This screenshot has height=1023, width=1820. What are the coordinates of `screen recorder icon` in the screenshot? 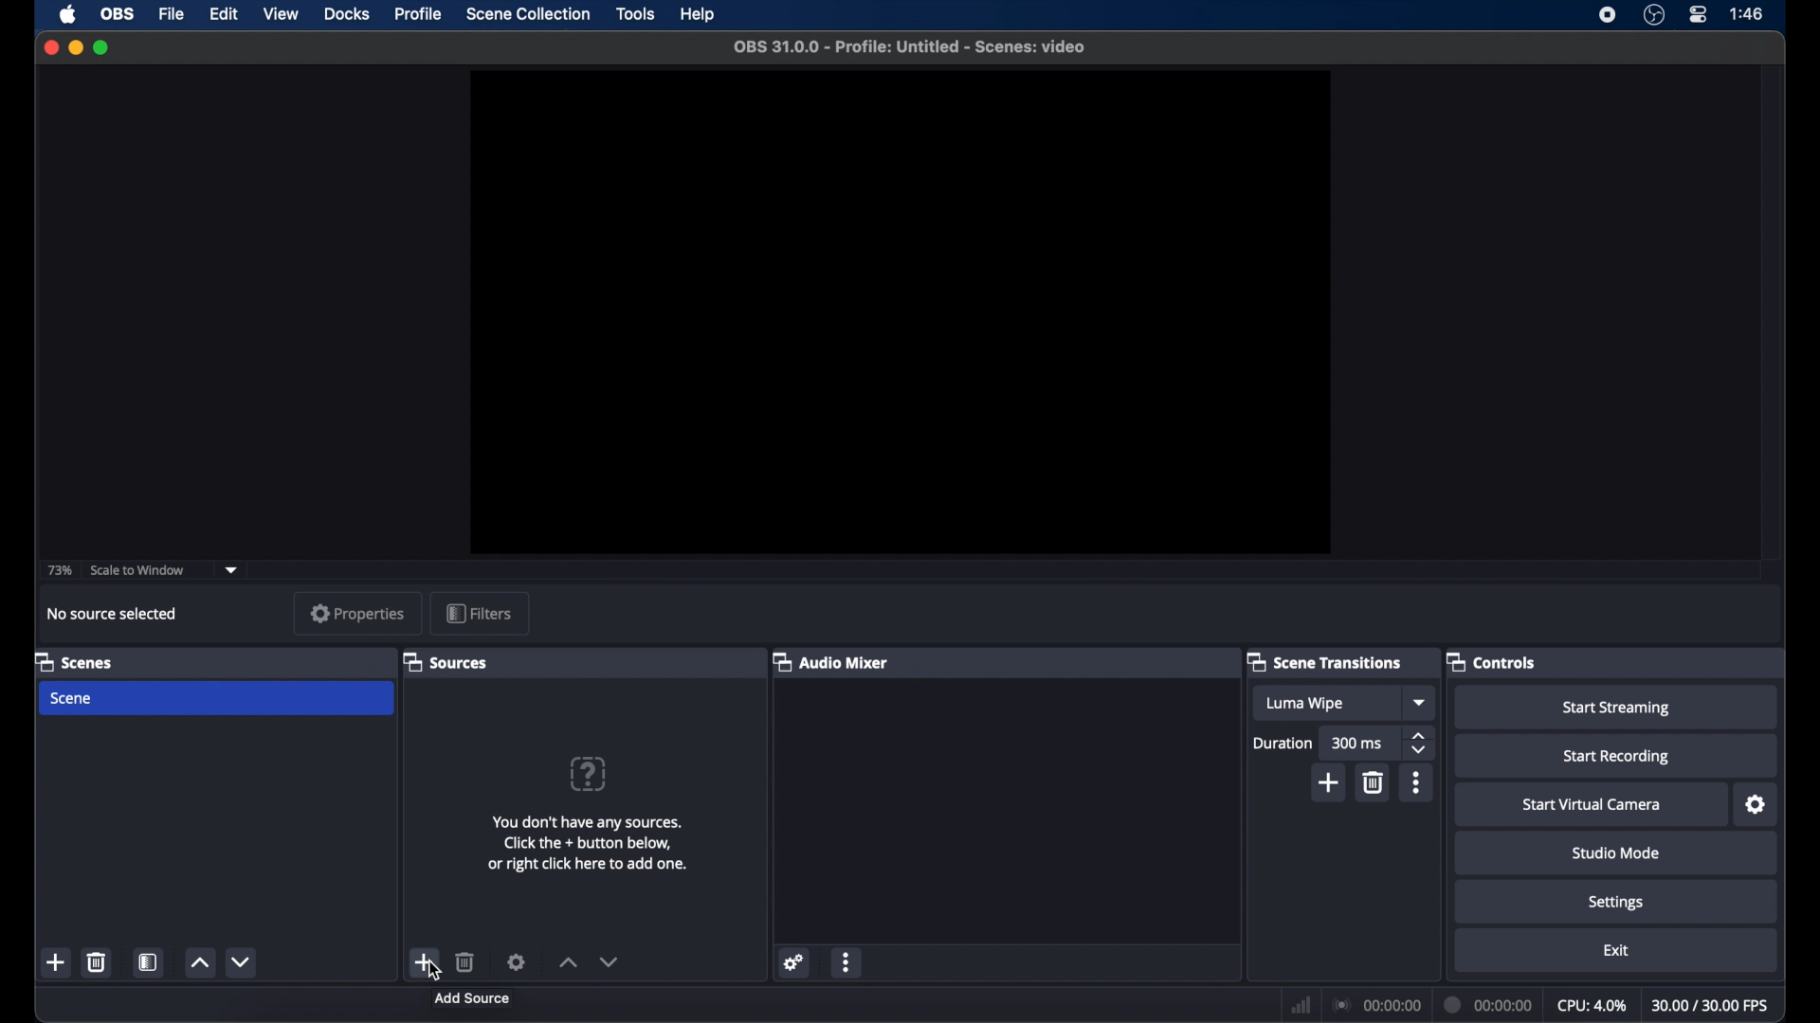 It's located at (1608, 15).